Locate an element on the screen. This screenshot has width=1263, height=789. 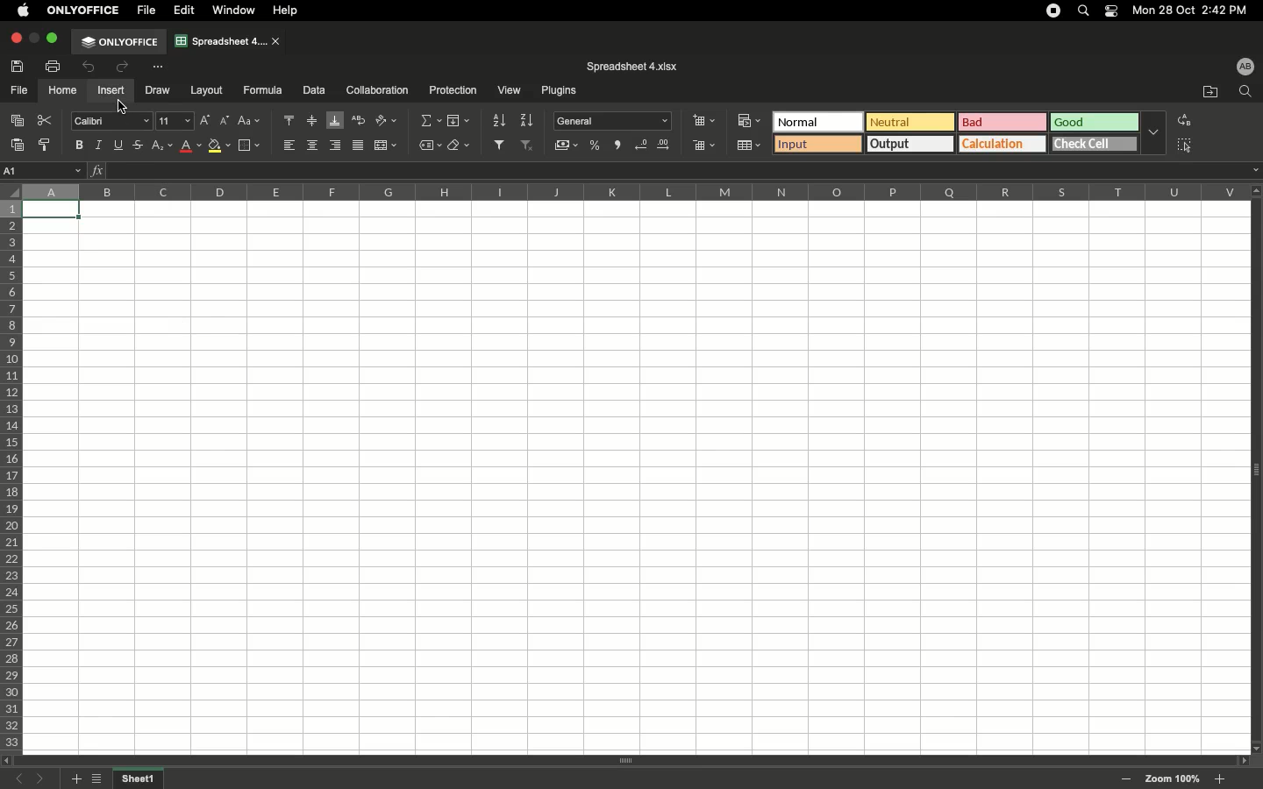
Notification is located at coordinates (1113, 11).